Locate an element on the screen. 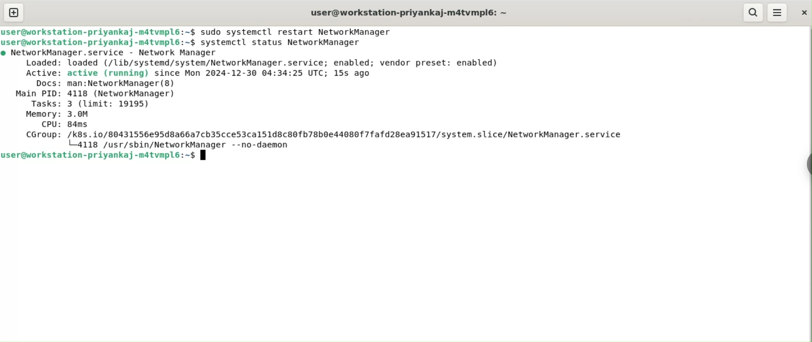  terminal cursor is located at coordinates (203, 155).